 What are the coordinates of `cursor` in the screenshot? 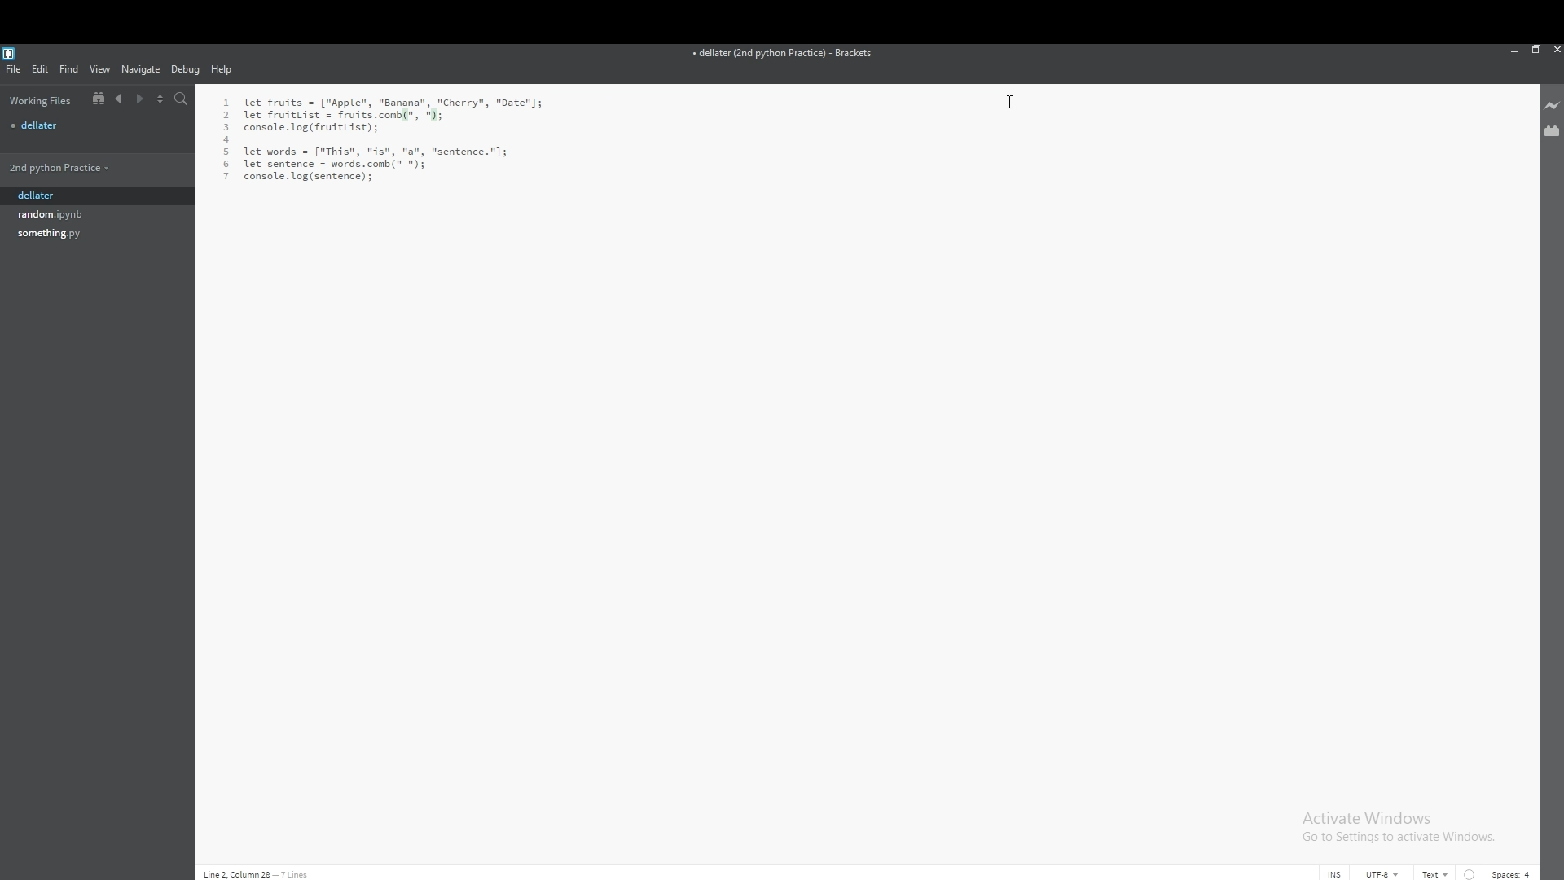 It's located at (1013, 104).